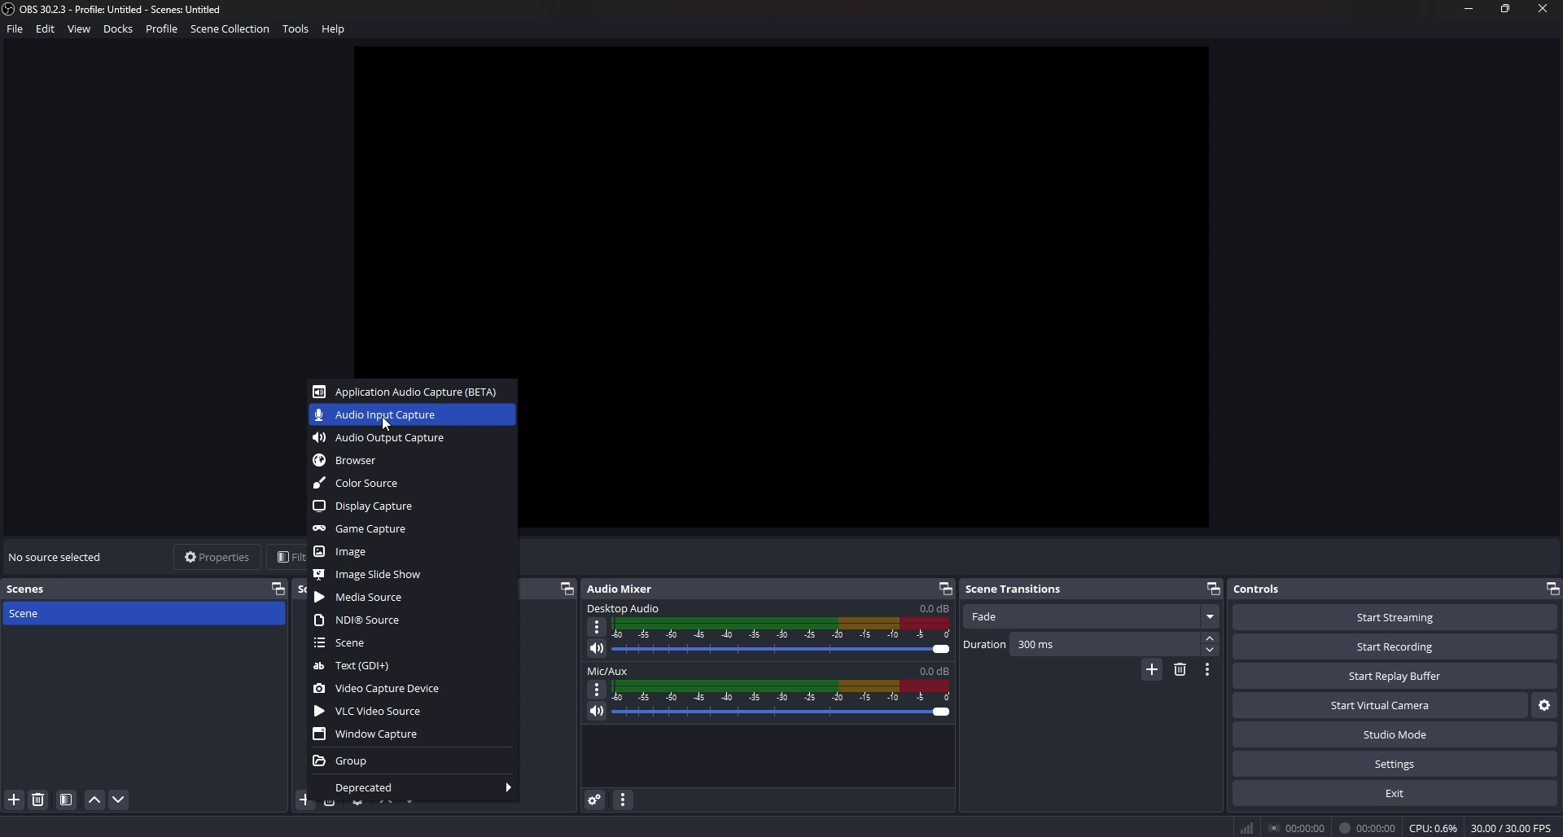 Image resolution: width=1563 pixels, height=837 pixels. I want to click on filters, so click(287, 557).